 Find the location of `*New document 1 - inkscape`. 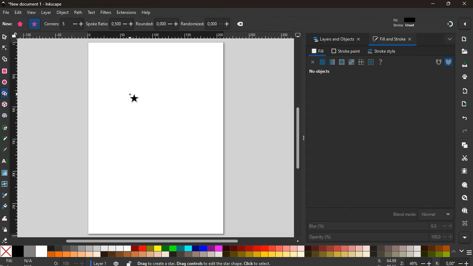

*New document 1 - inkscape is located at coordinates (35, 4).